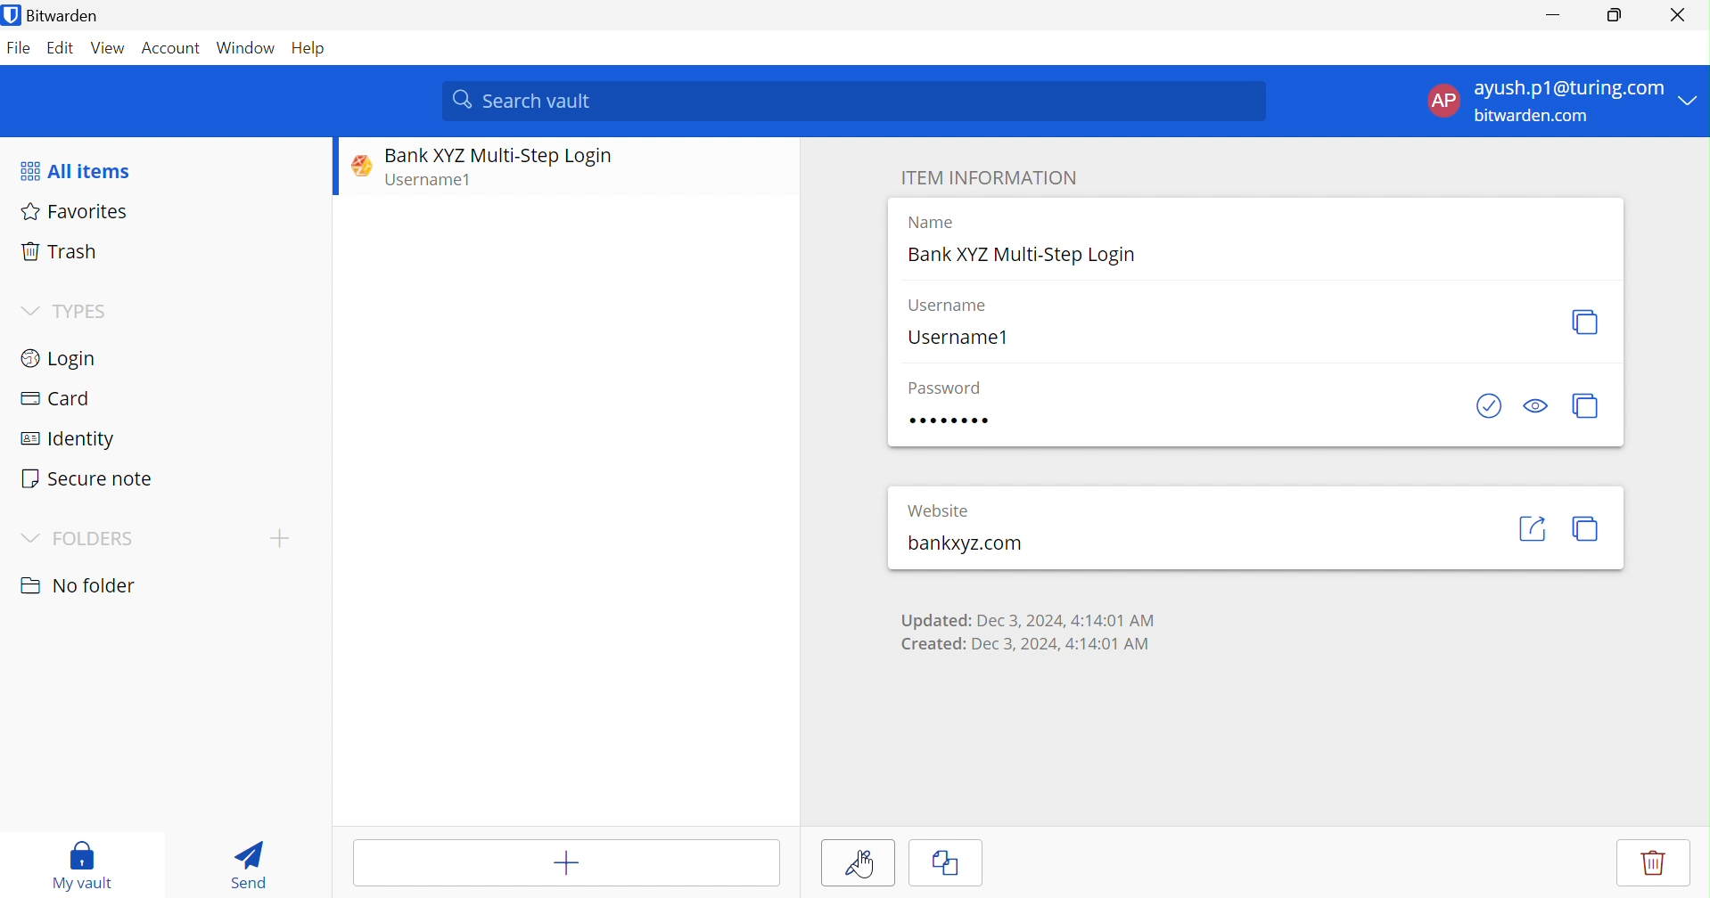  I want to click on Edit, so click(60, 48).